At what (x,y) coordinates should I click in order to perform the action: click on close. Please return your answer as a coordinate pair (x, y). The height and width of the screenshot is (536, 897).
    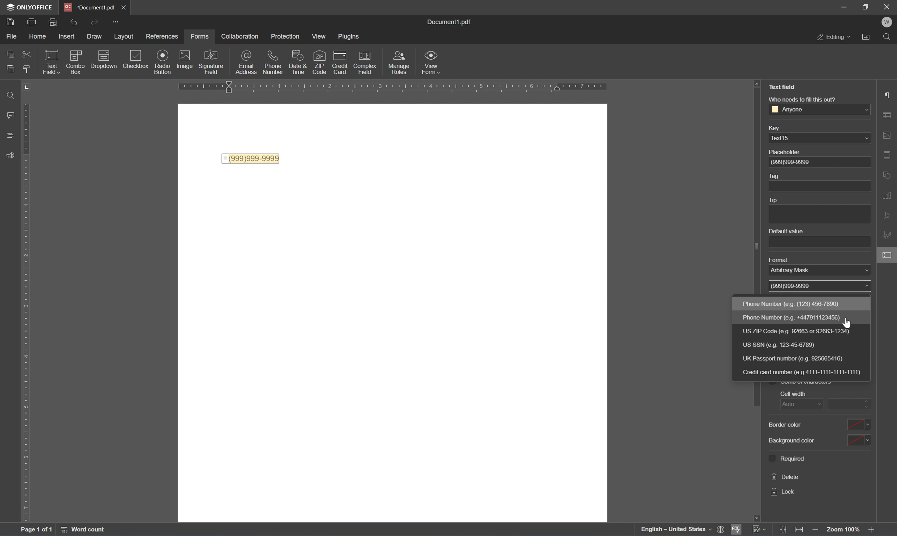
    Looking at the image, I should click on (888, 6).